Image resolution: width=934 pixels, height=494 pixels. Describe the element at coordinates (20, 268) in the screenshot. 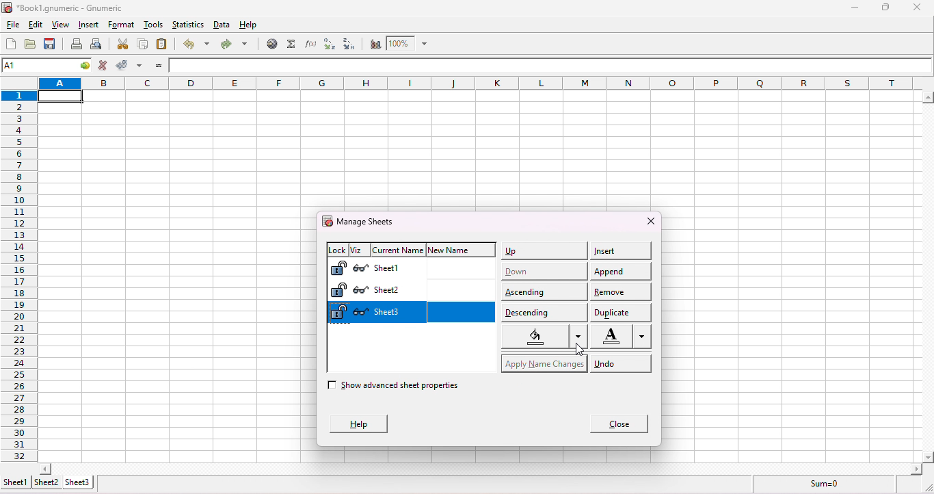

I see `rows` at that location.